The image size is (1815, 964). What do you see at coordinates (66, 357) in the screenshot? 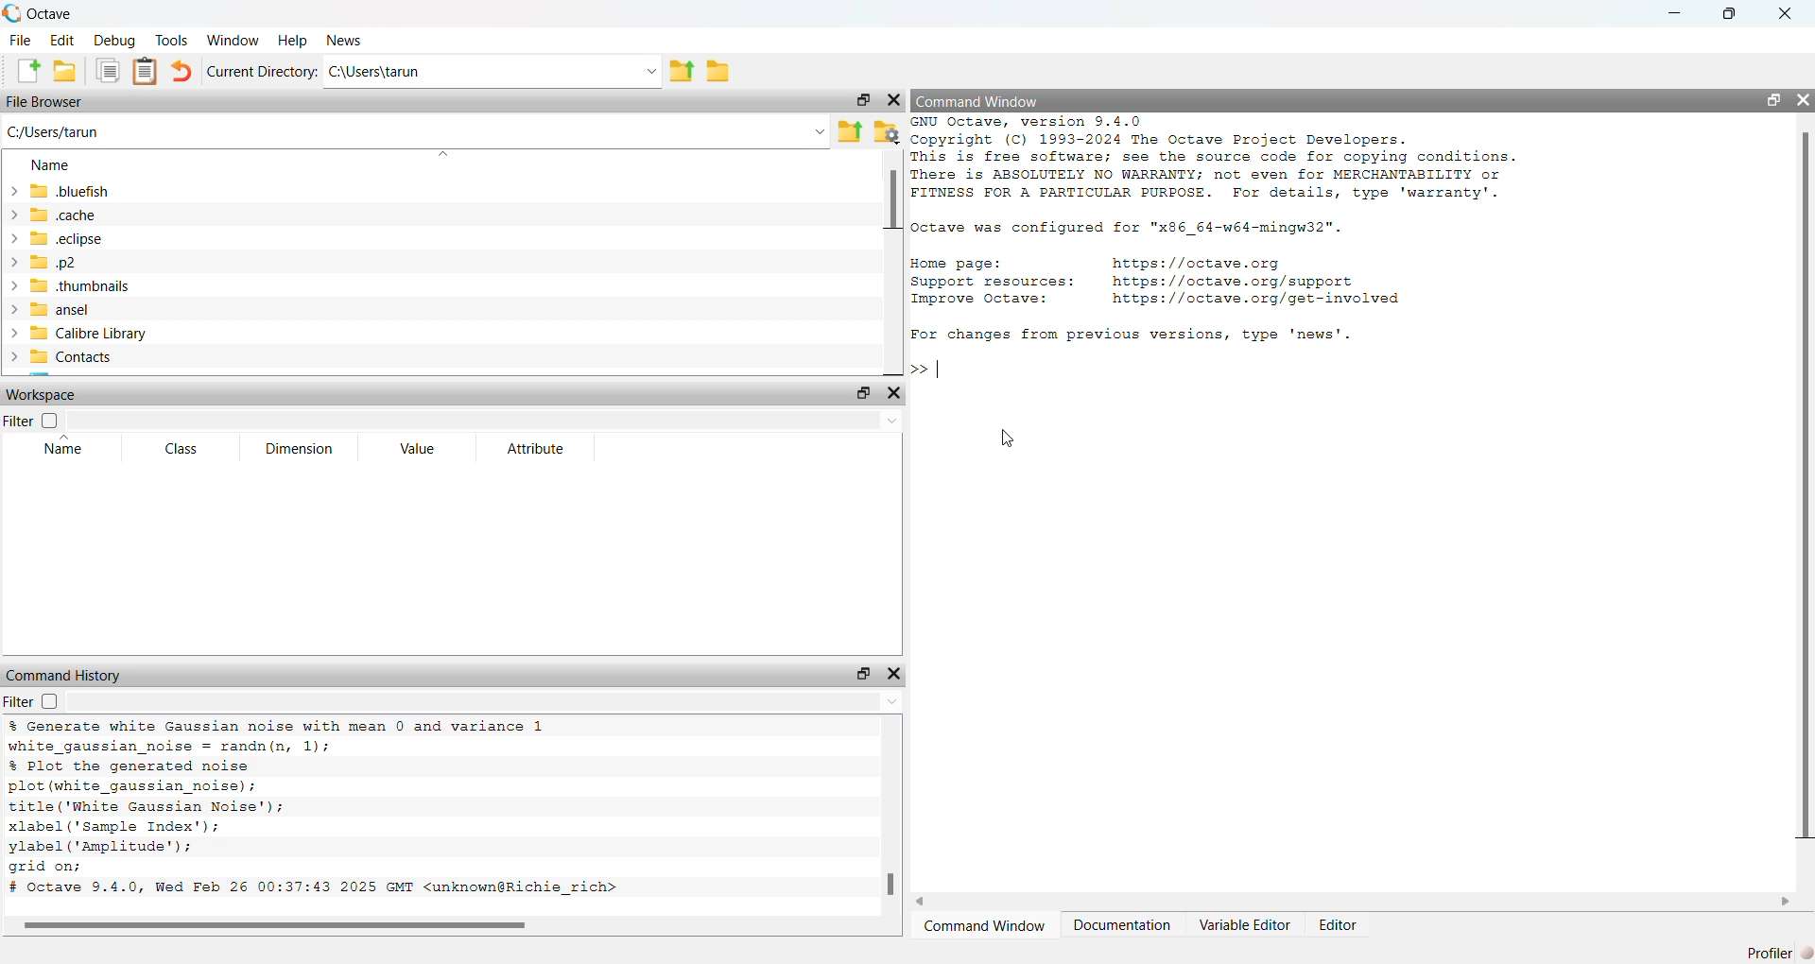
I see `> Contacts` at bounding box center [66, 357].